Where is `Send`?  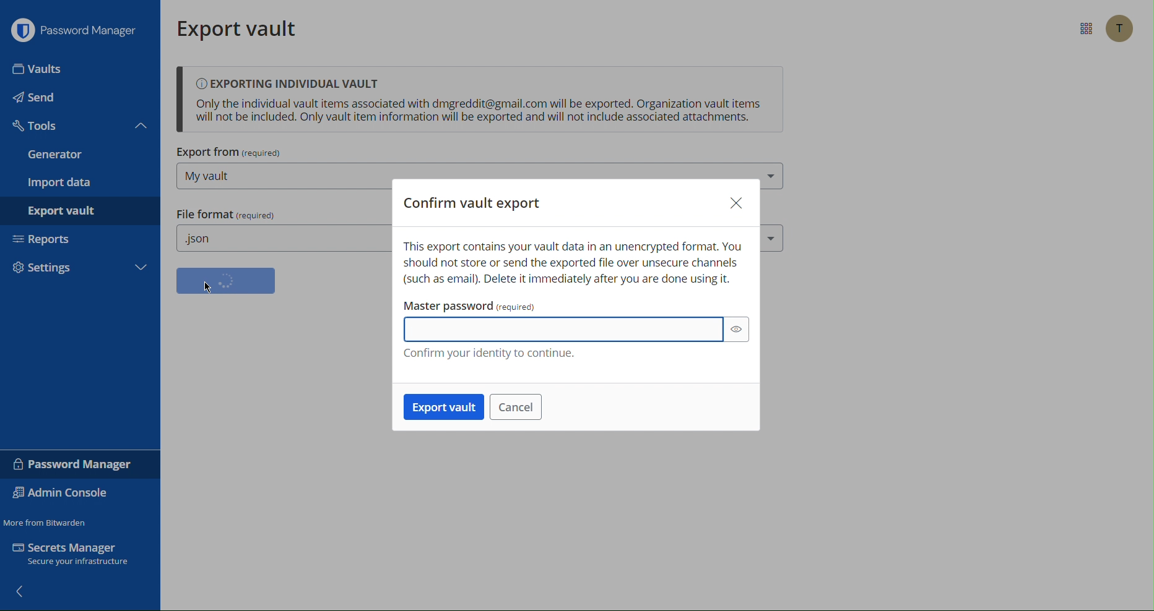
Send is located at coordinates (38, 100).